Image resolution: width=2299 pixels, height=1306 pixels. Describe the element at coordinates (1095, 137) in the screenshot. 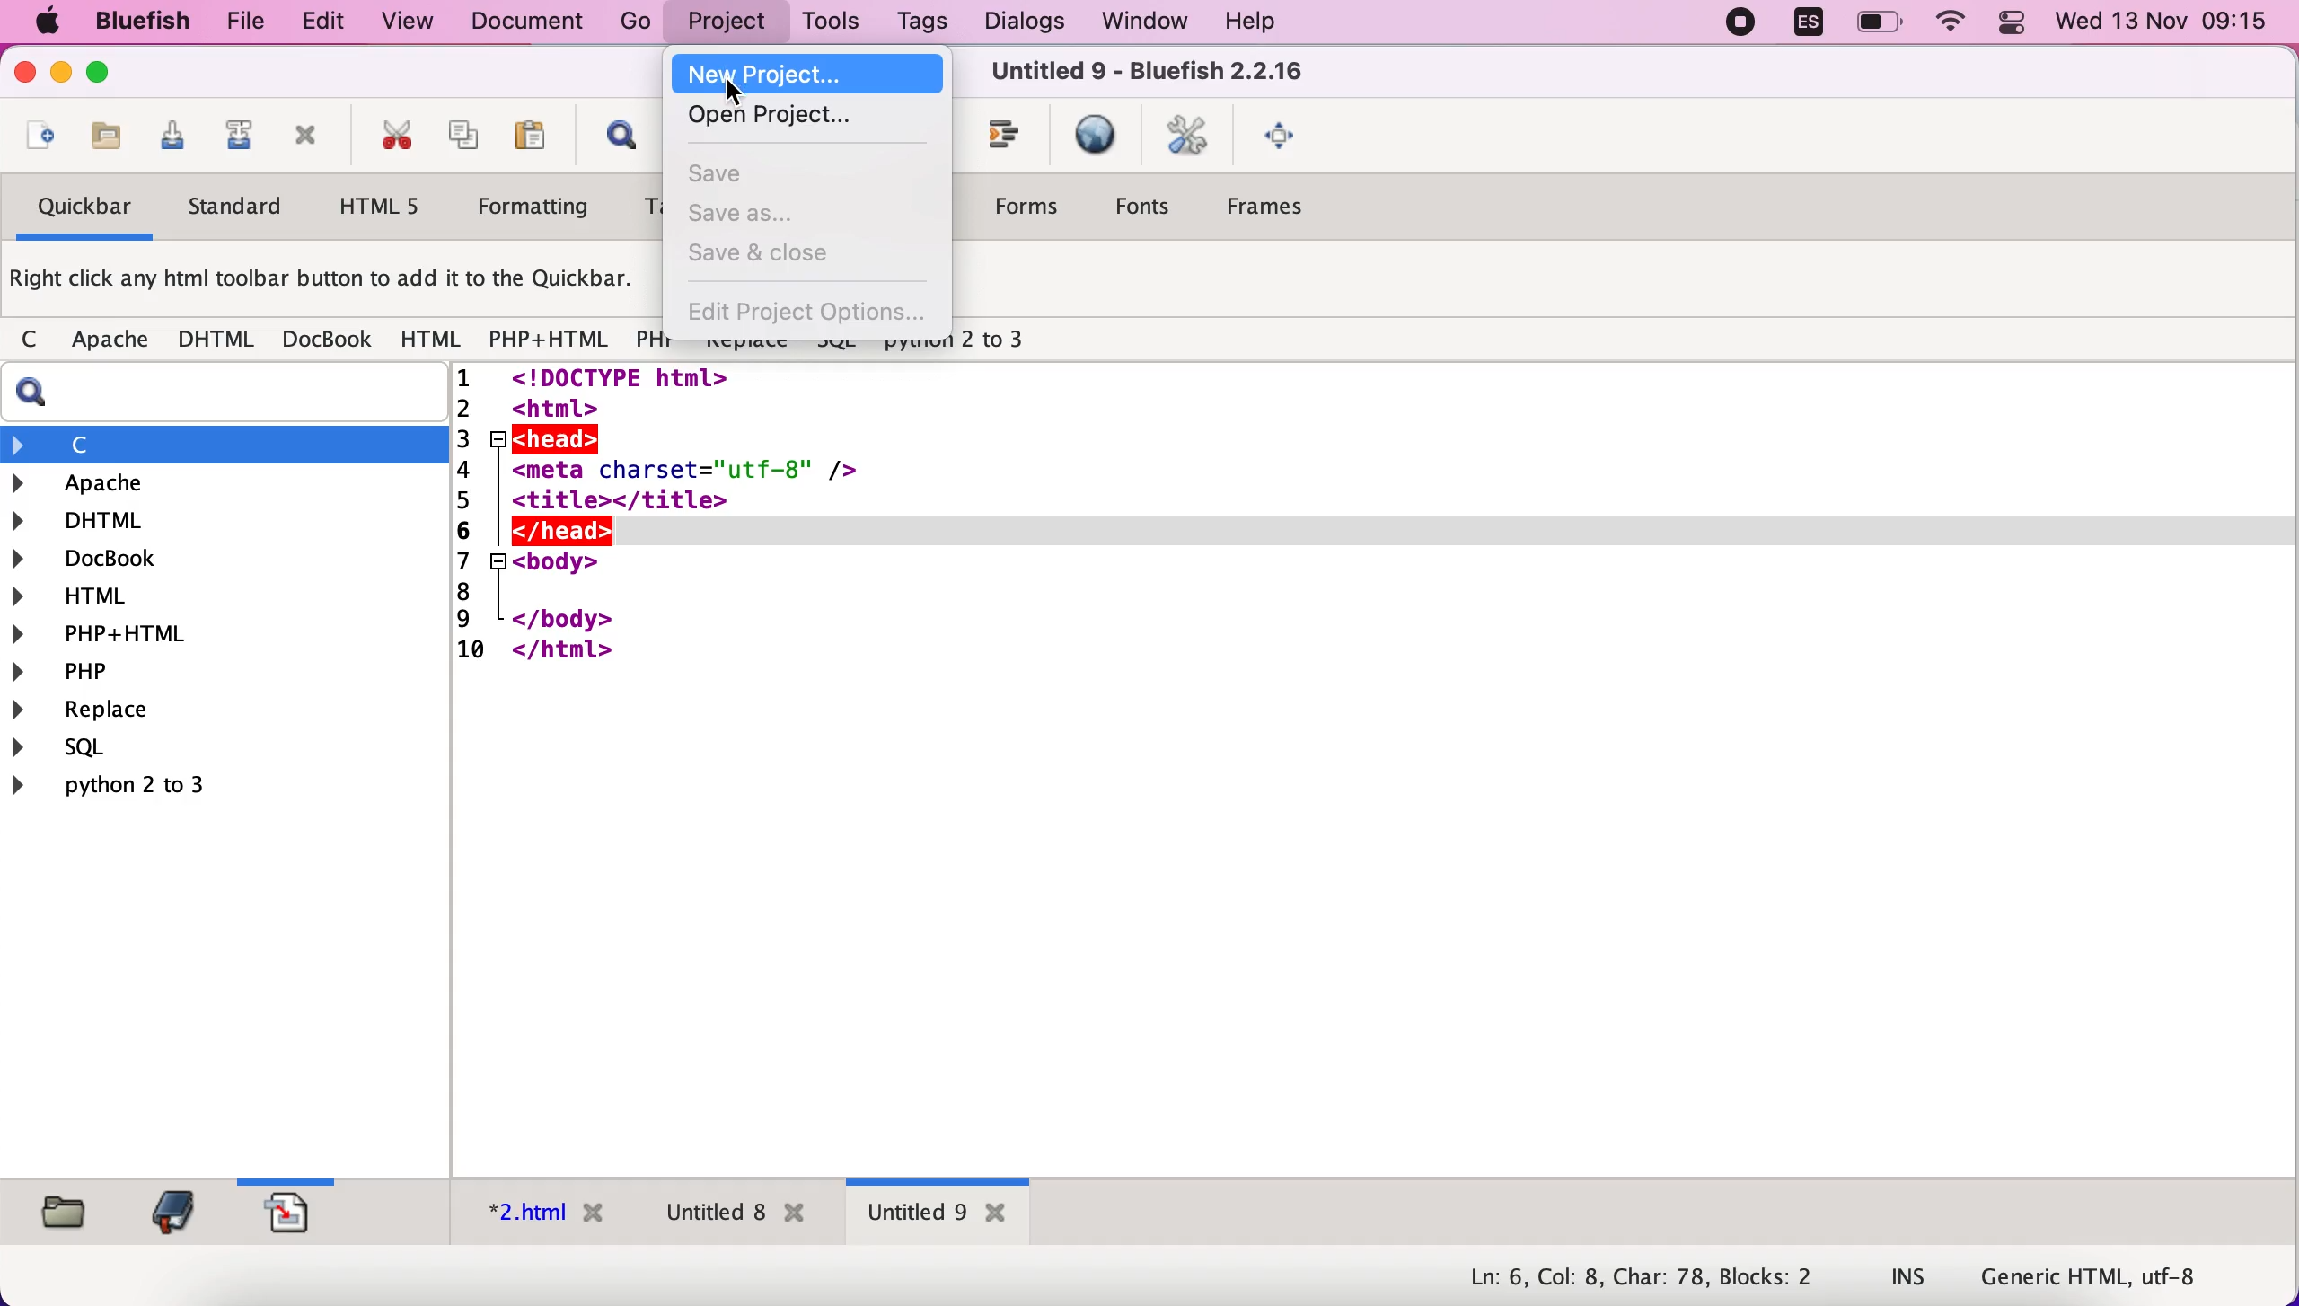

I see `preview in browser` at that location.